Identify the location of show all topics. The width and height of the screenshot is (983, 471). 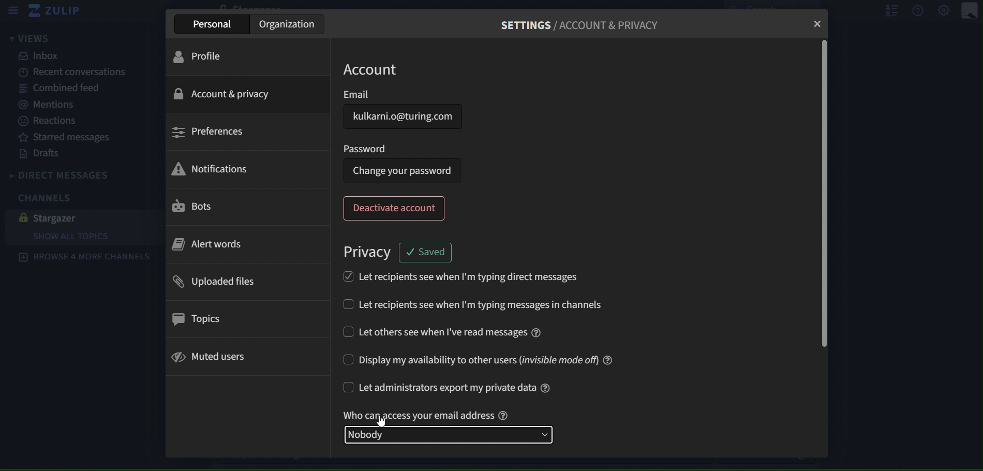
(90, 237).